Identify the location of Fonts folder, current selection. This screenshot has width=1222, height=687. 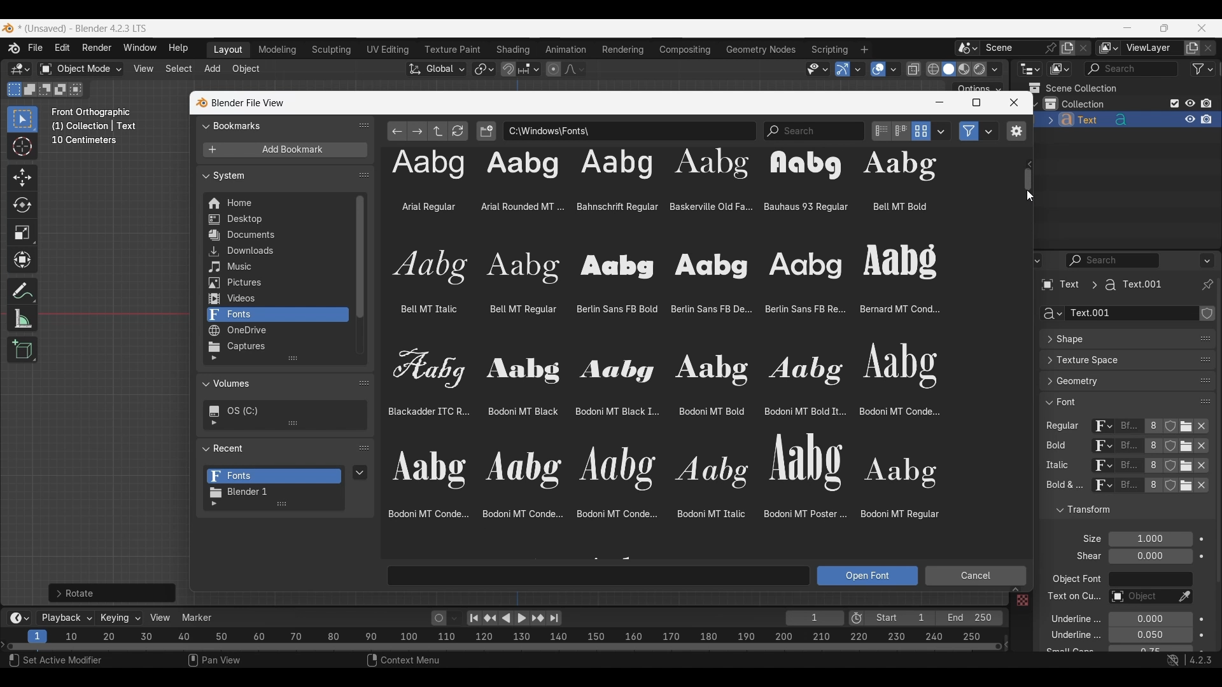
(277, 315).